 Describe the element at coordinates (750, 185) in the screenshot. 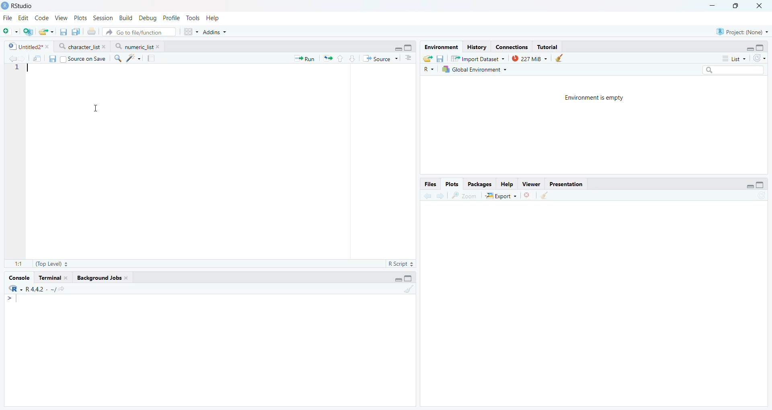

I see `Hide` at that location.